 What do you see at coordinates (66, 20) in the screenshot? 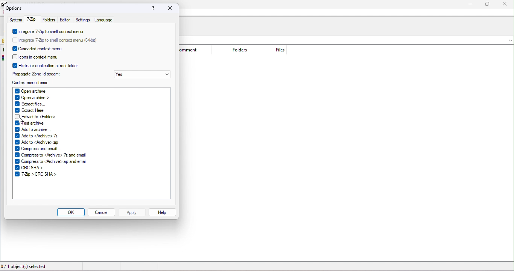
I see `editor` at bounding box center [66, 20].